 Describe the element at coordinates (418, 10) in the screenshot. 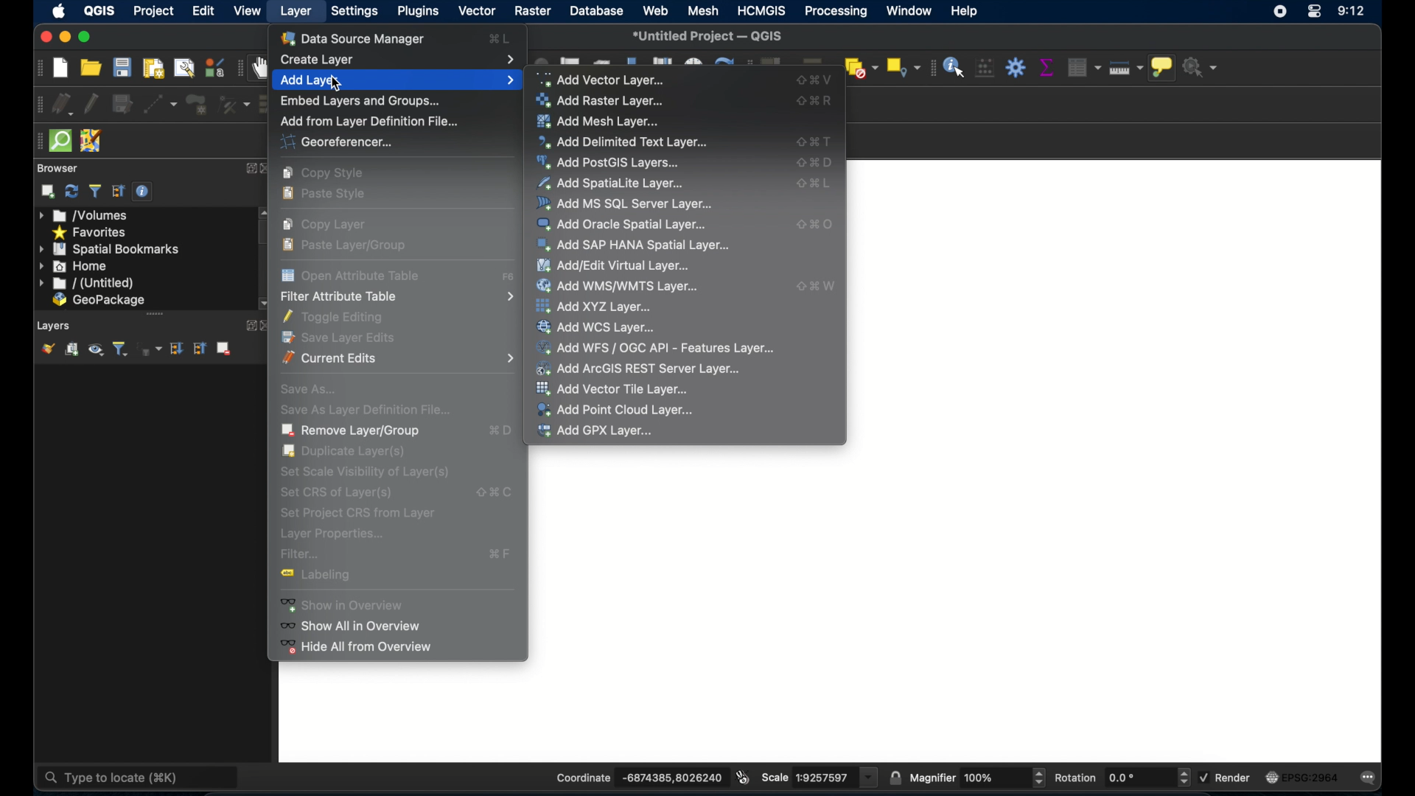

I see `plugins` at that location.